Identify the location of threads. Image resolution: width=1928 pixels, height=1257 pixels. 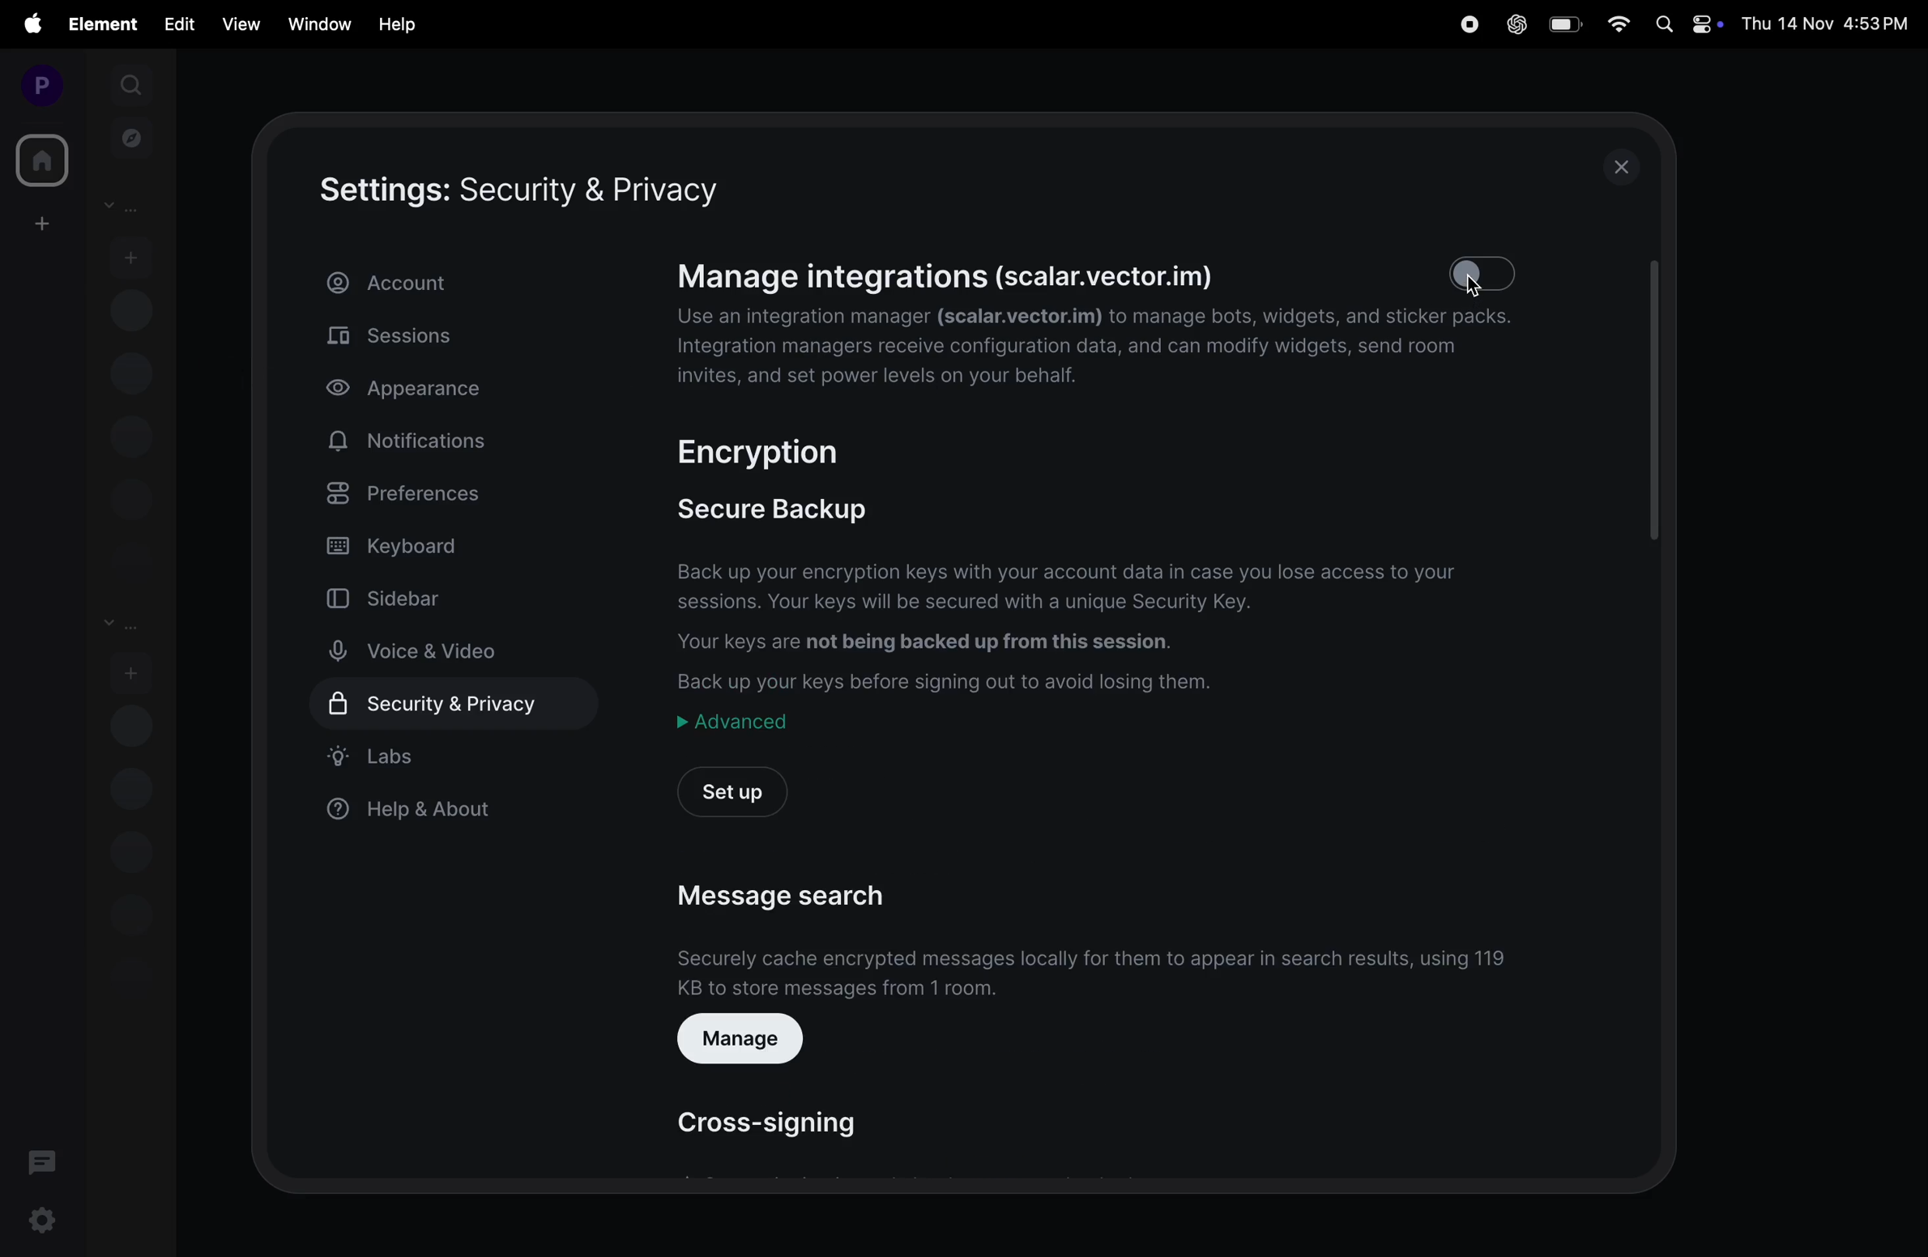
(43, 1161).